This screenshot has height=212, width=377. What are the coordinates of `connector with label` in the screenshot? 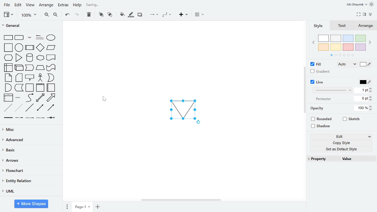 It's located at (19, 118).